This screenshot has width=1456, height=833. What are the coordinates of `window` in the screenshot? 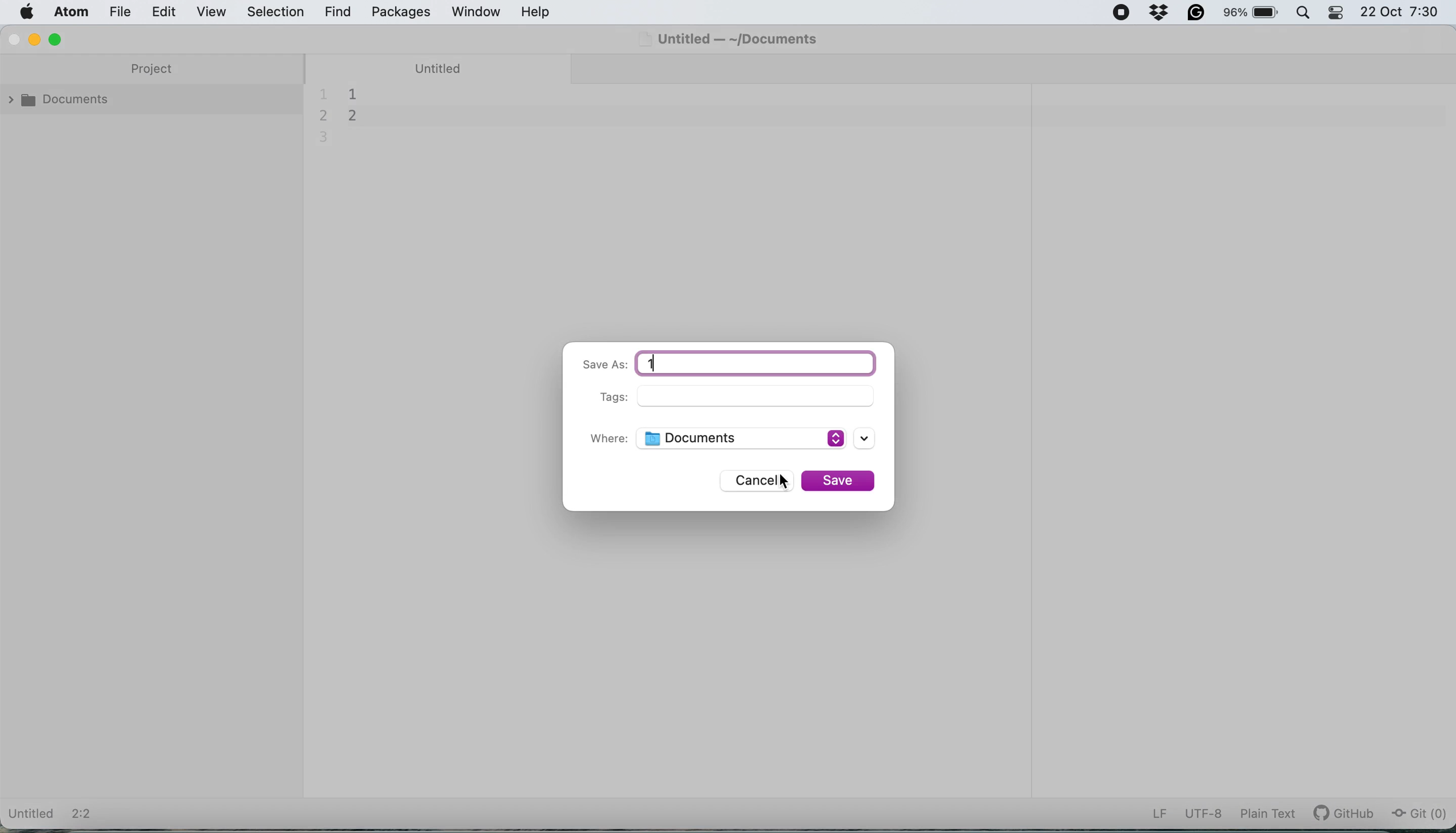 It's located at (477, 12).